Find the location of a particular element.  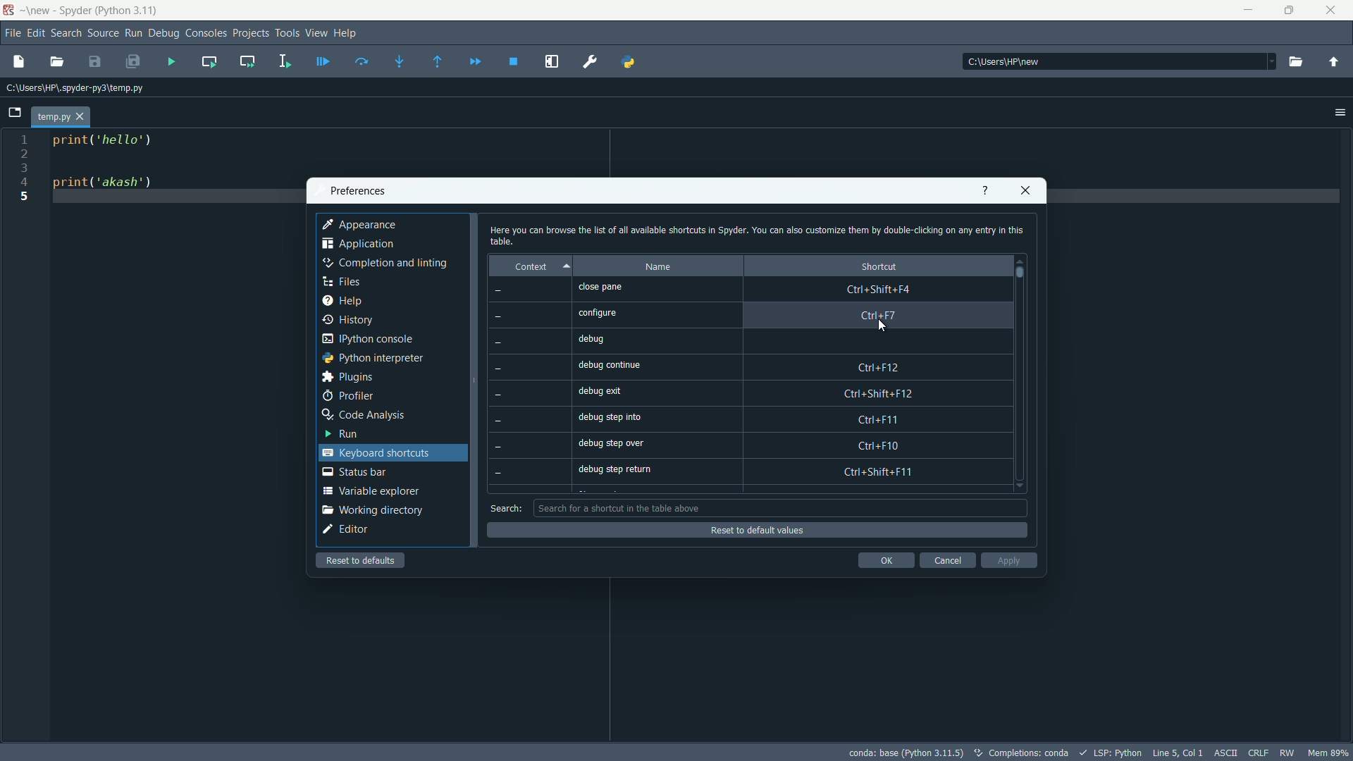

name is located at coordinates (657, 266).